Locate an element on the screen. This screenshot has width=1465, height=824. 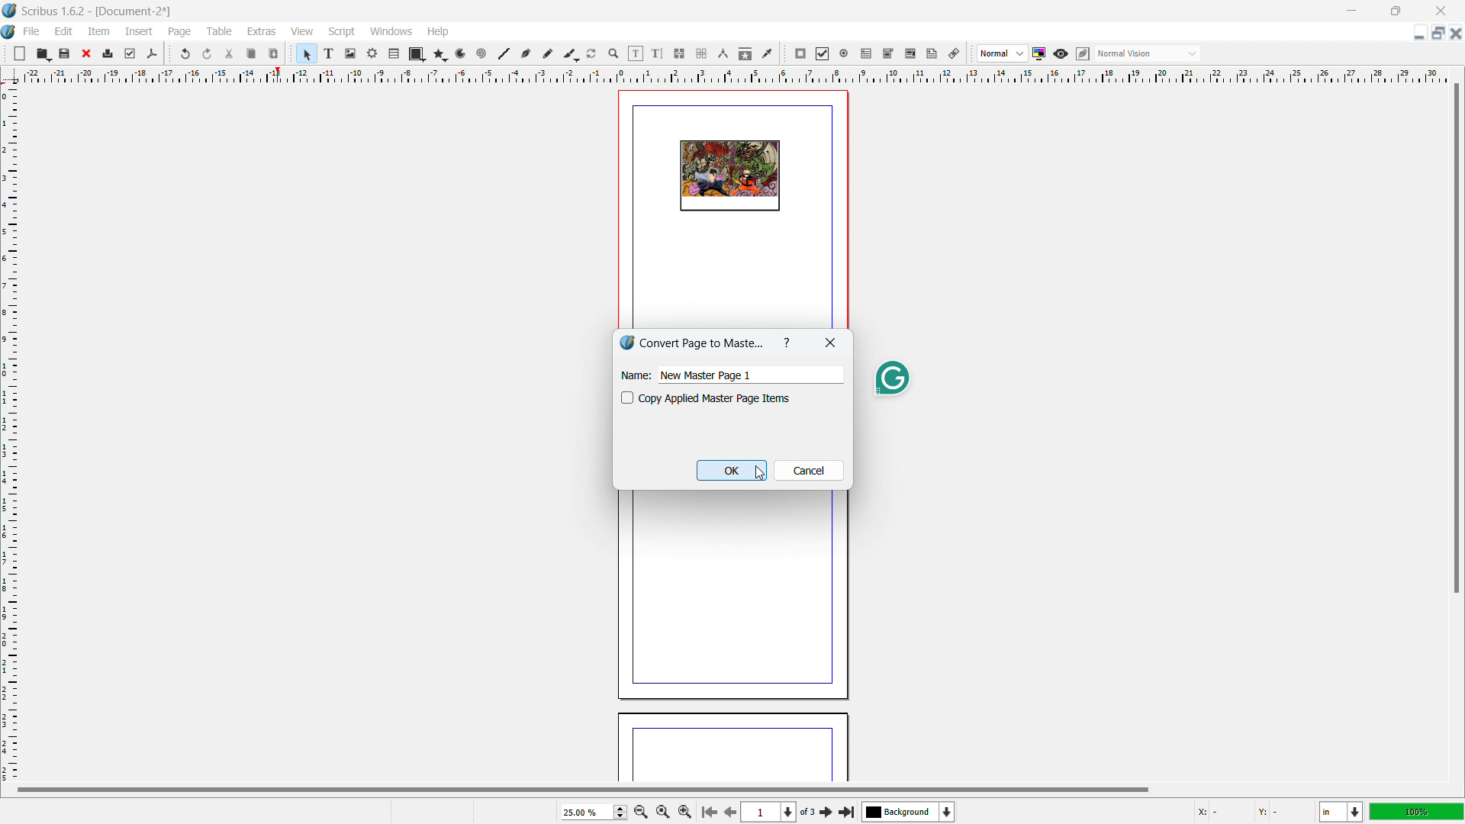
windows is located at coordinates (392, 31).